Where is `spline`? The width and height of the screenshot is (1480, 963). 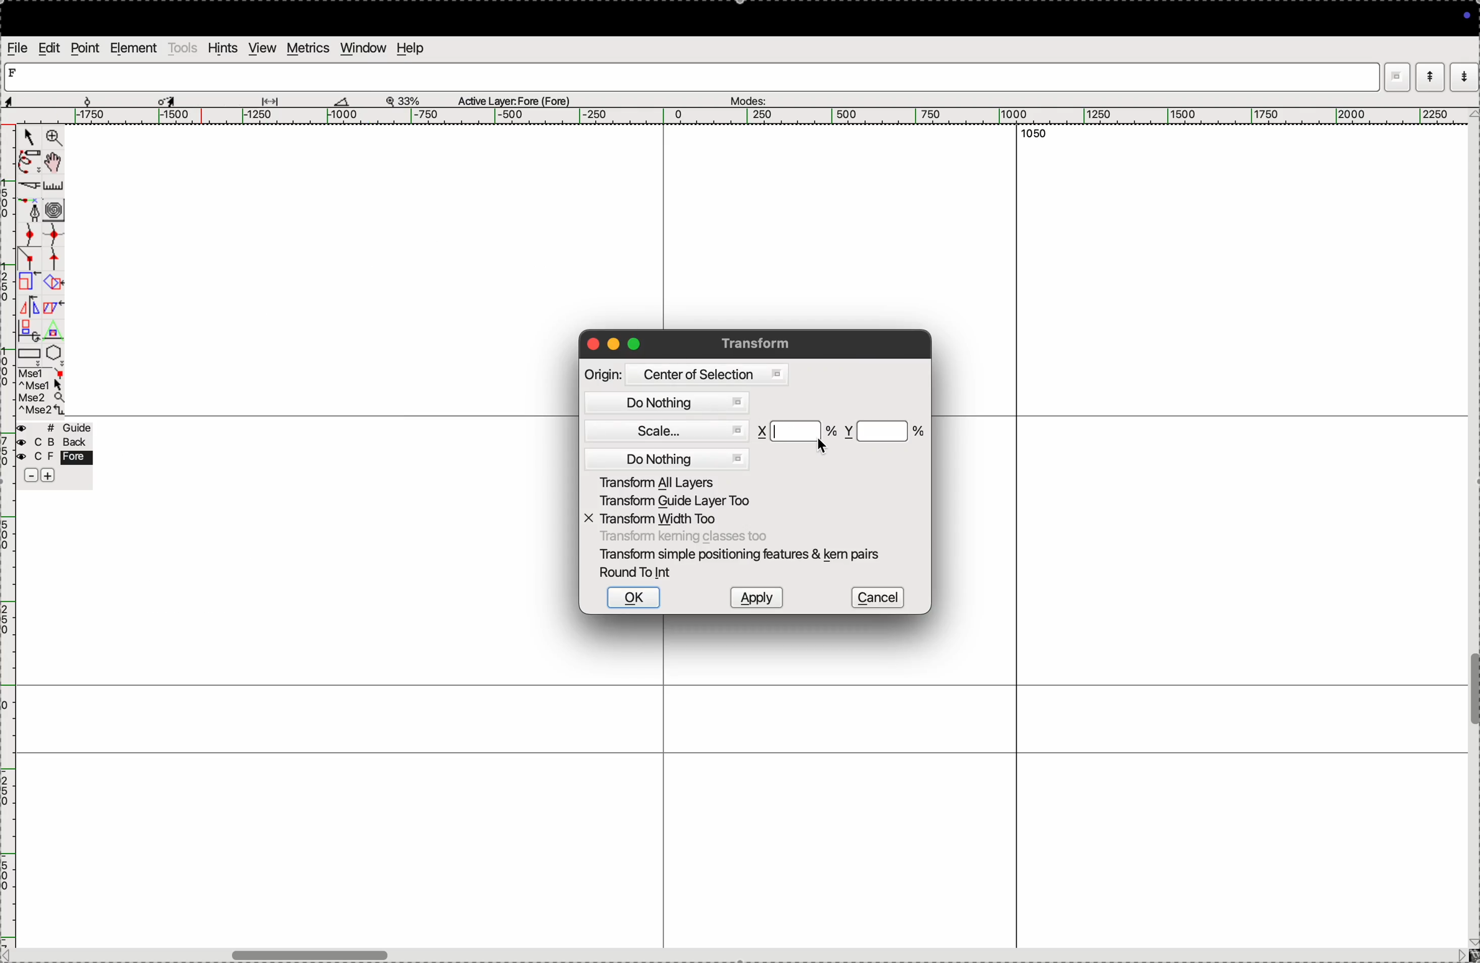
spline is located at coordinates (53, 248).